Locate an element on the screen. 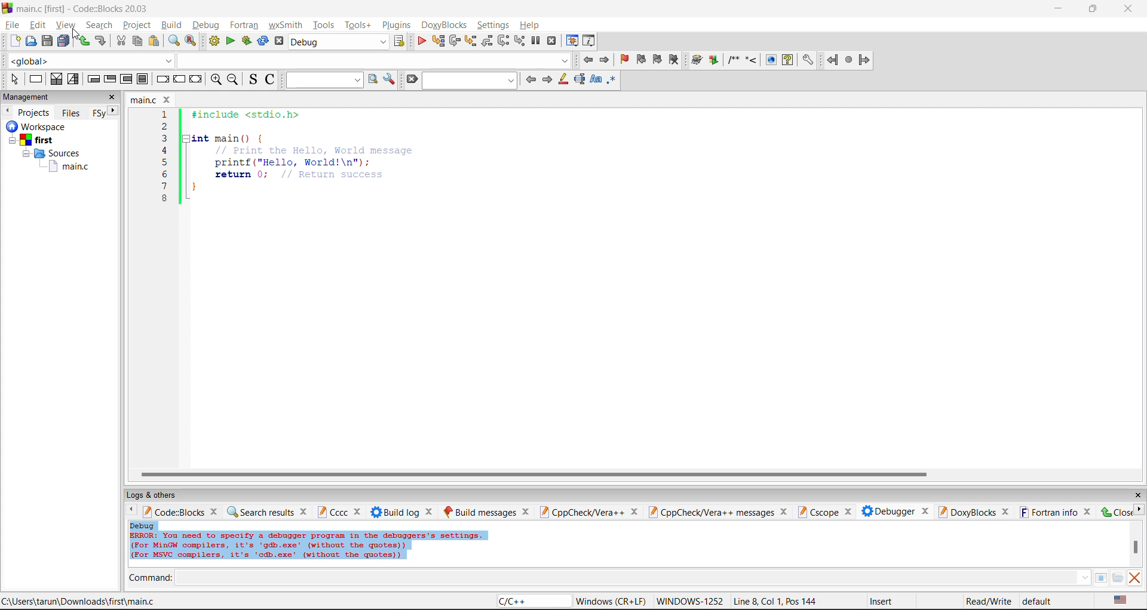 This screenshot has width=1147, height=610. management is located at coordinates (38, 97).